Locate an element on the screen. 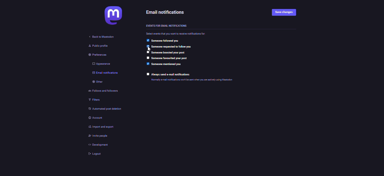 Image resolution: width=384 pixels, height=176 pixels. email notifications is located at coordinates (105, 73).